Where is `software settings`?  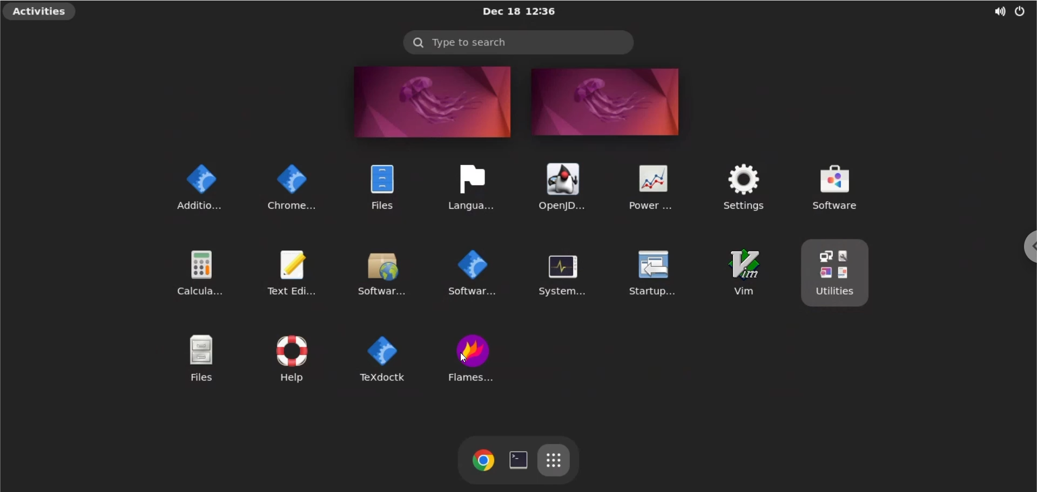 software settings is located at coordinates (469, 273).